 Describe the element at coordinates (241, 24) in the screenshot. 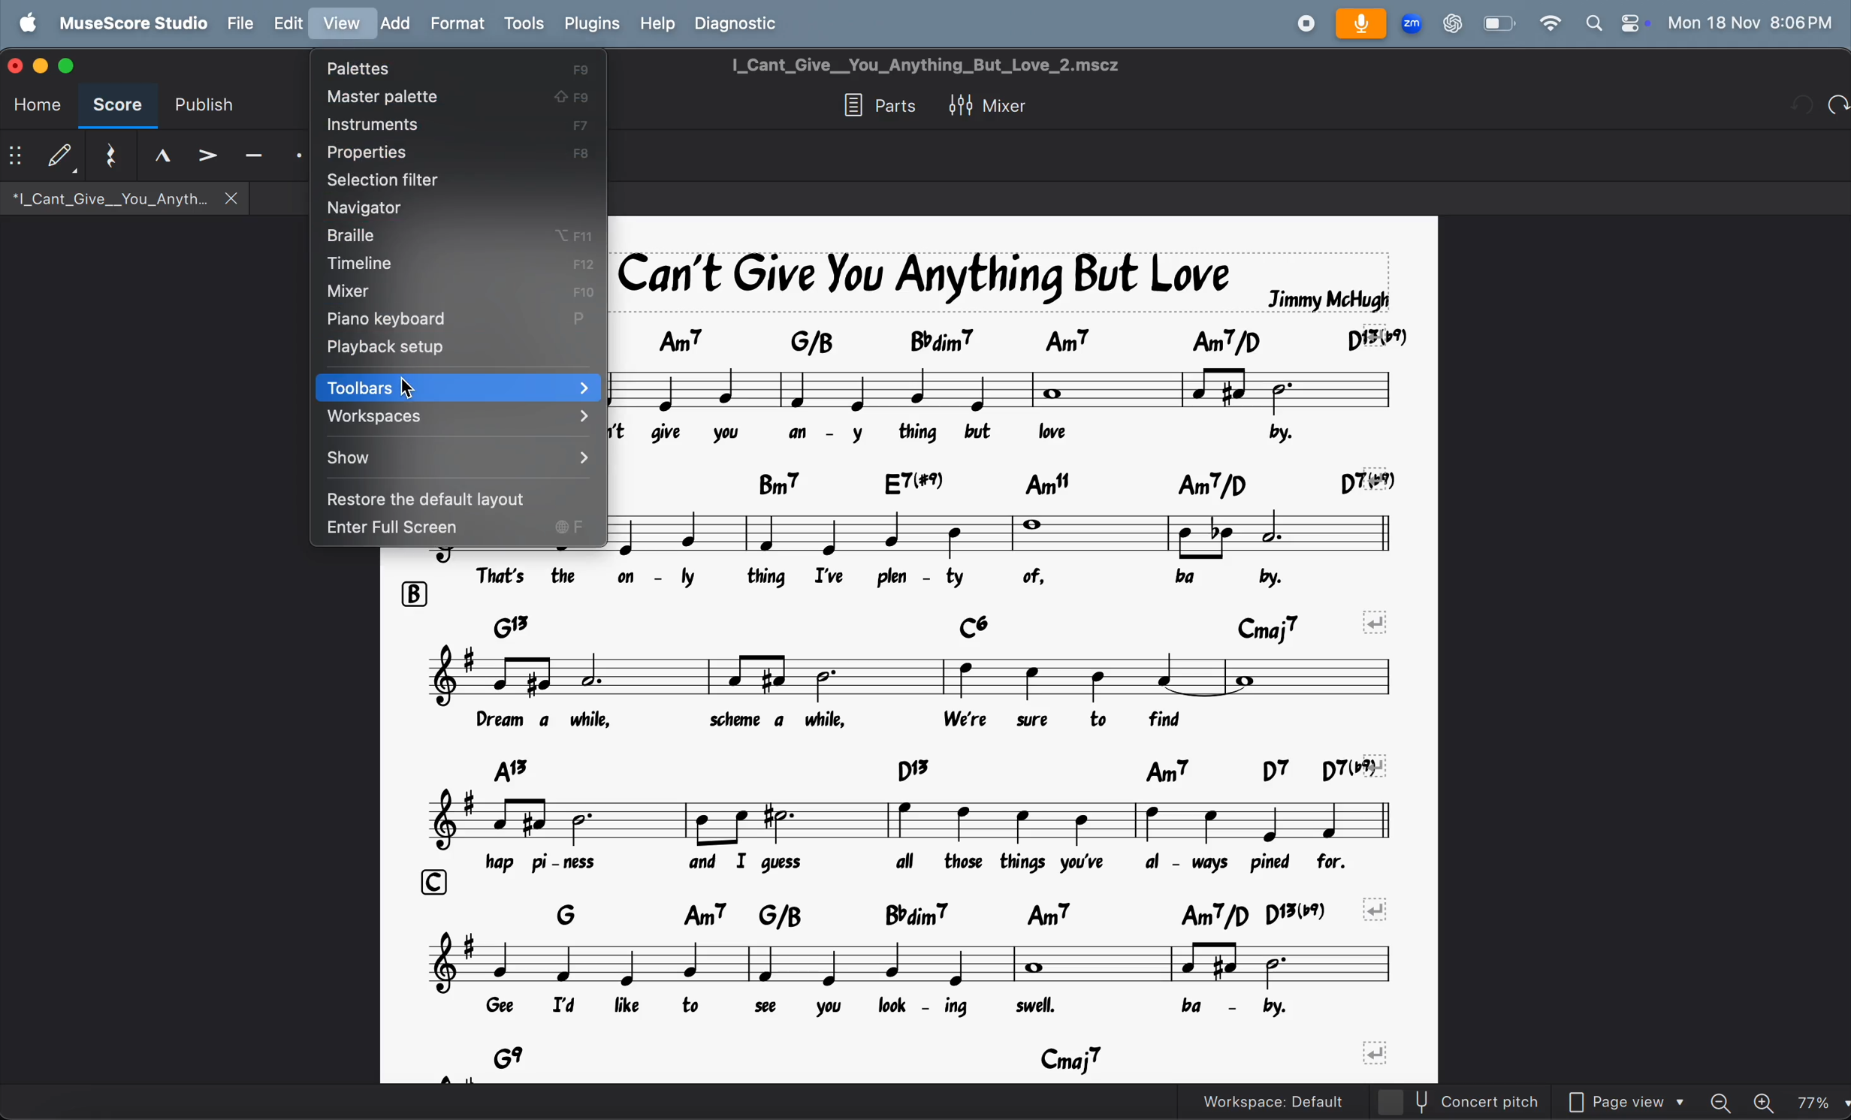

I see `file` at that location.